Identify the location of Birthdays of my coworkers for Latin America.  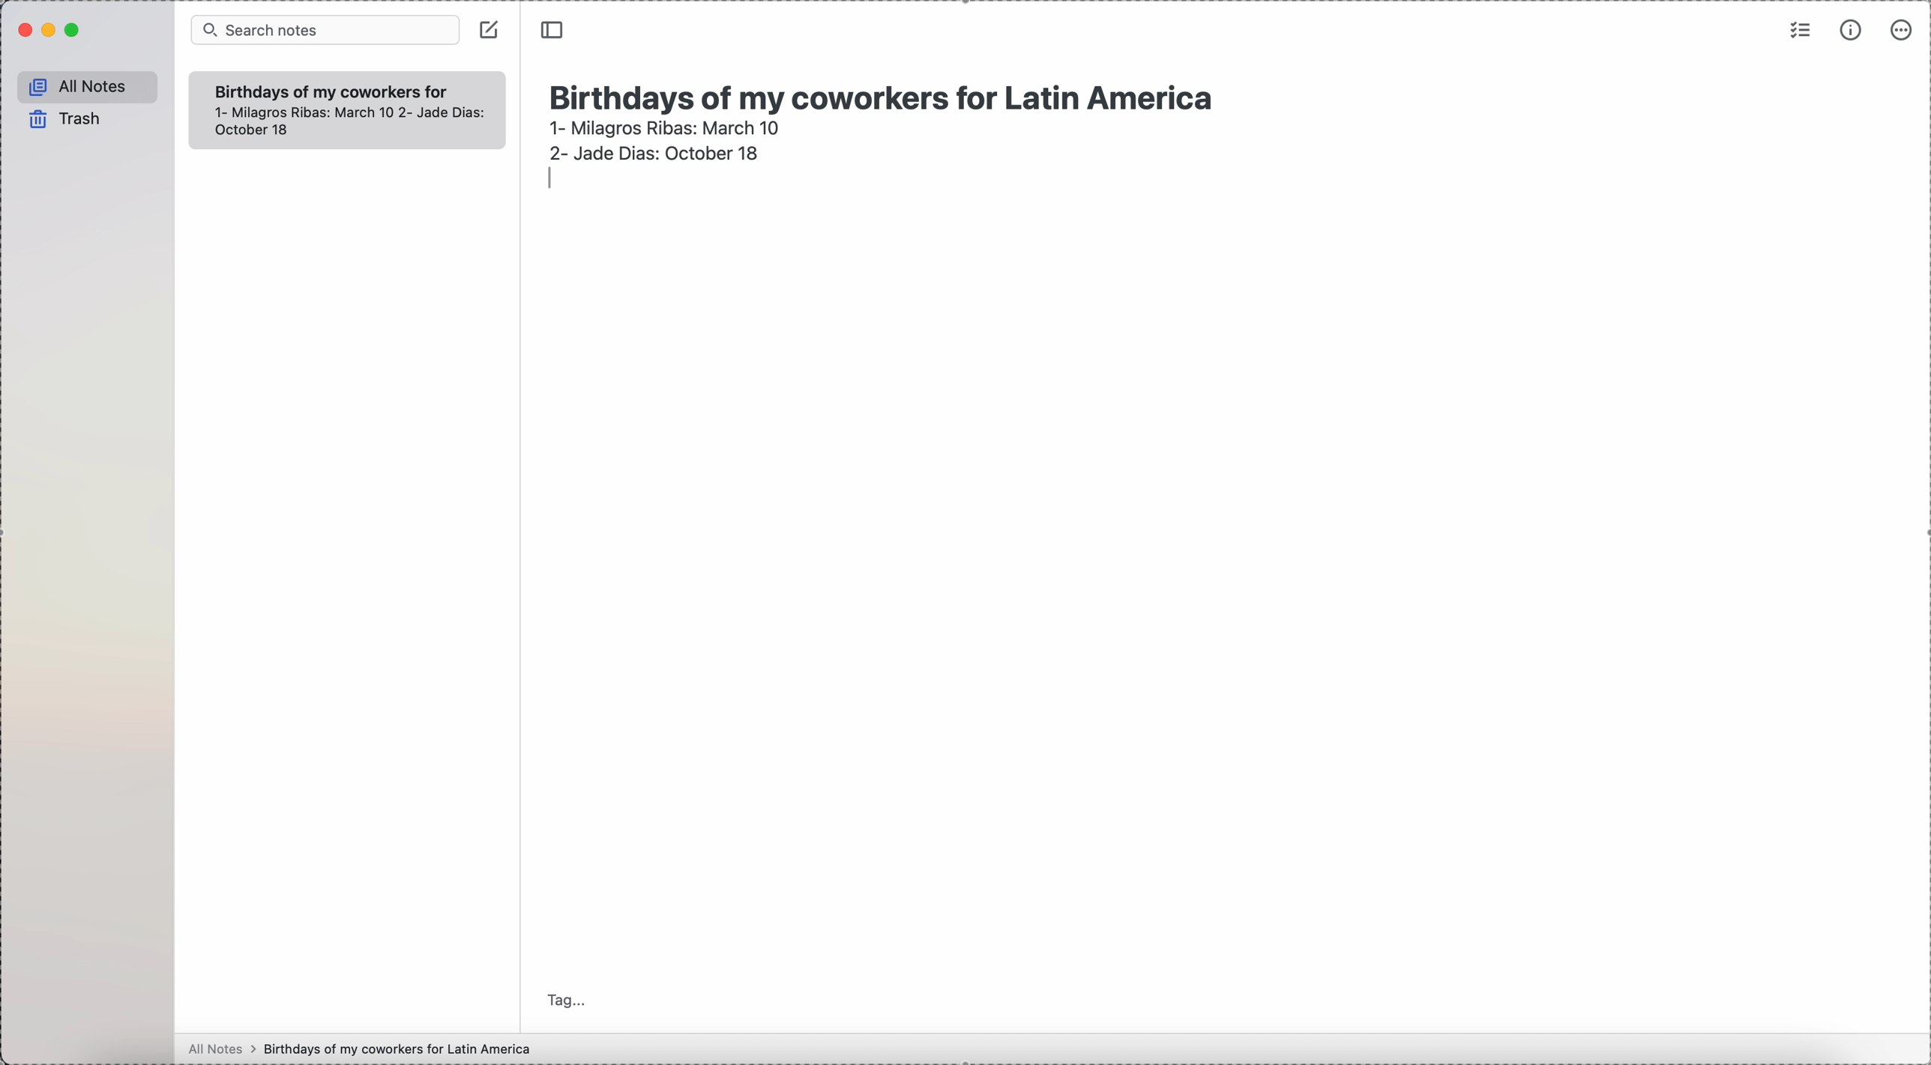
(888, 94).